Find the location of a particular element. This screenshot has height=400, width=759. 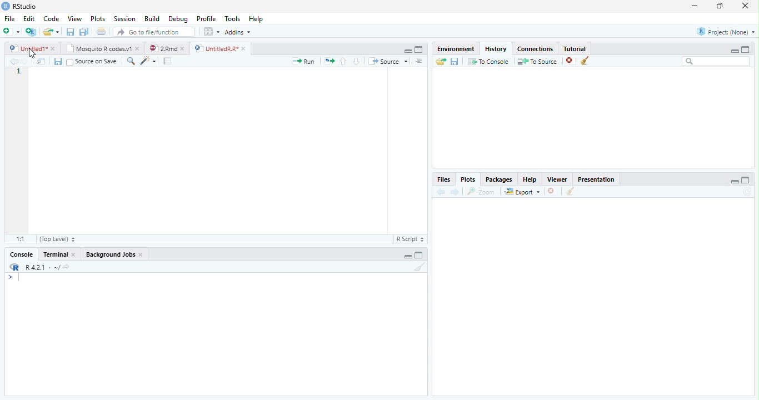

Tutorial is located at coordinates (575, 48).